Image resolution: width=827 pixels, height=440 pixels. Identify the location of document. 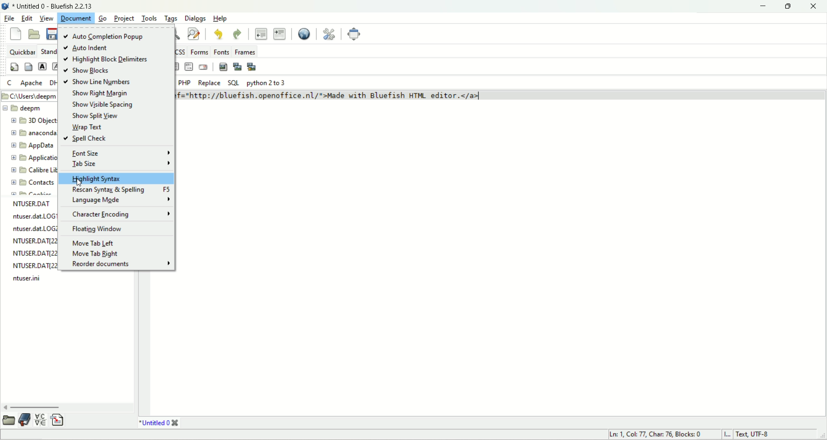
(78, 20).